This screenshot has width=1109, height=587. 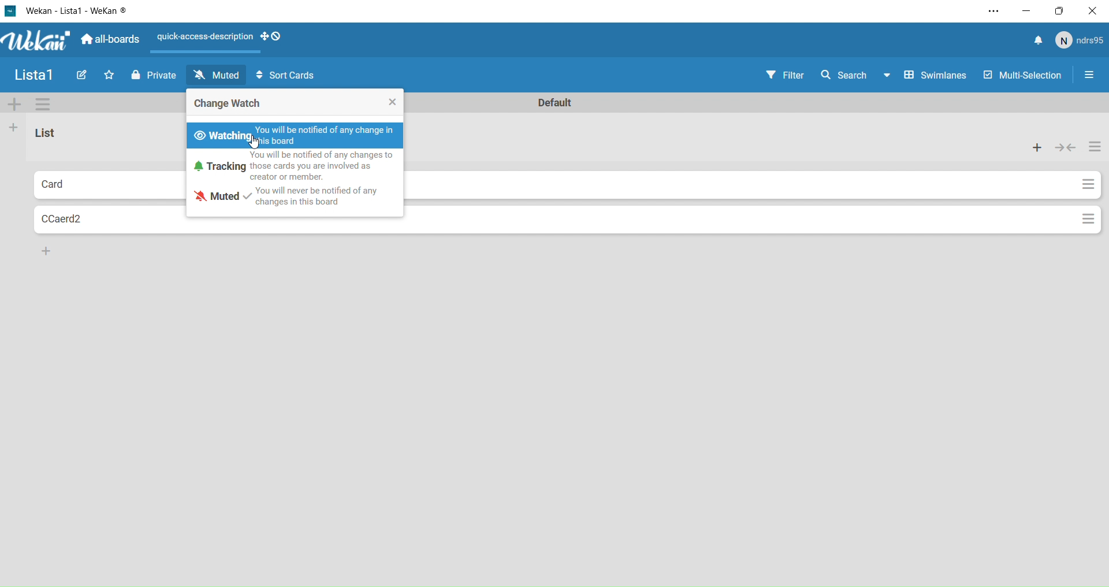 What do you see at coordinates (555, 101) in the screenshot?
I see `Default` at bounding box center [555, 101].